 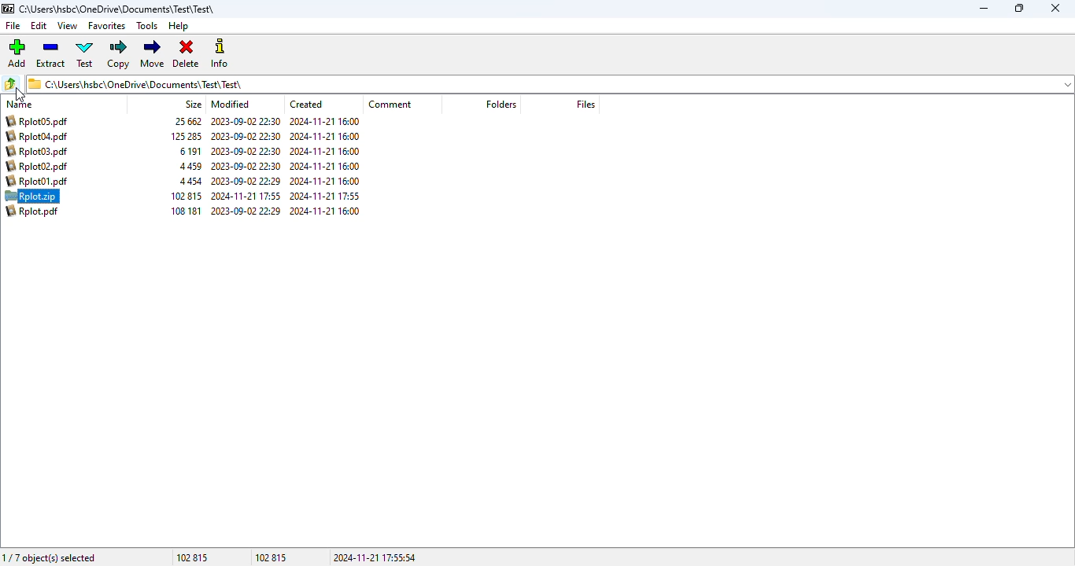 What do you see at coordinates (375, 557) in the screenshot?
I see `2024-11-21 17:55:54` at bounding box center [375, 557].